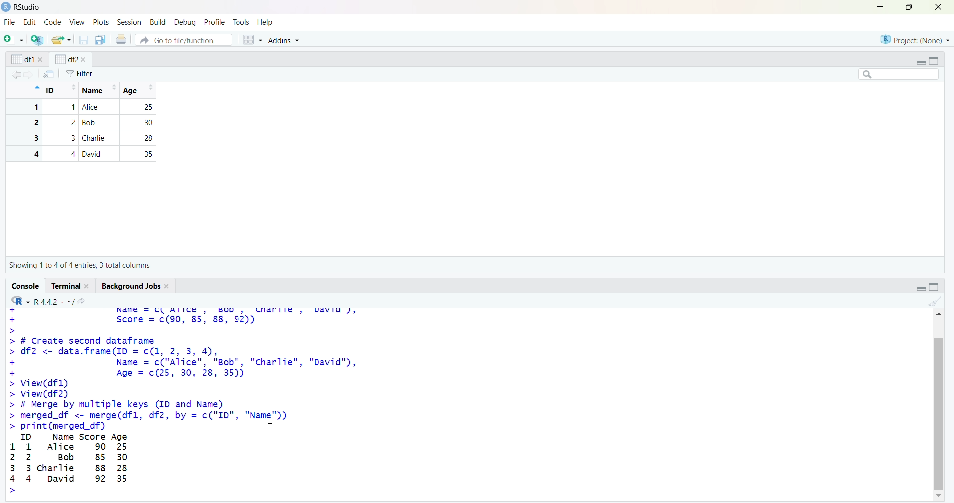 The image size is (954, 503). What do you see at coordinates (30, 75) in the screenshot?
I see `forward` at bounding box center [30, 75].